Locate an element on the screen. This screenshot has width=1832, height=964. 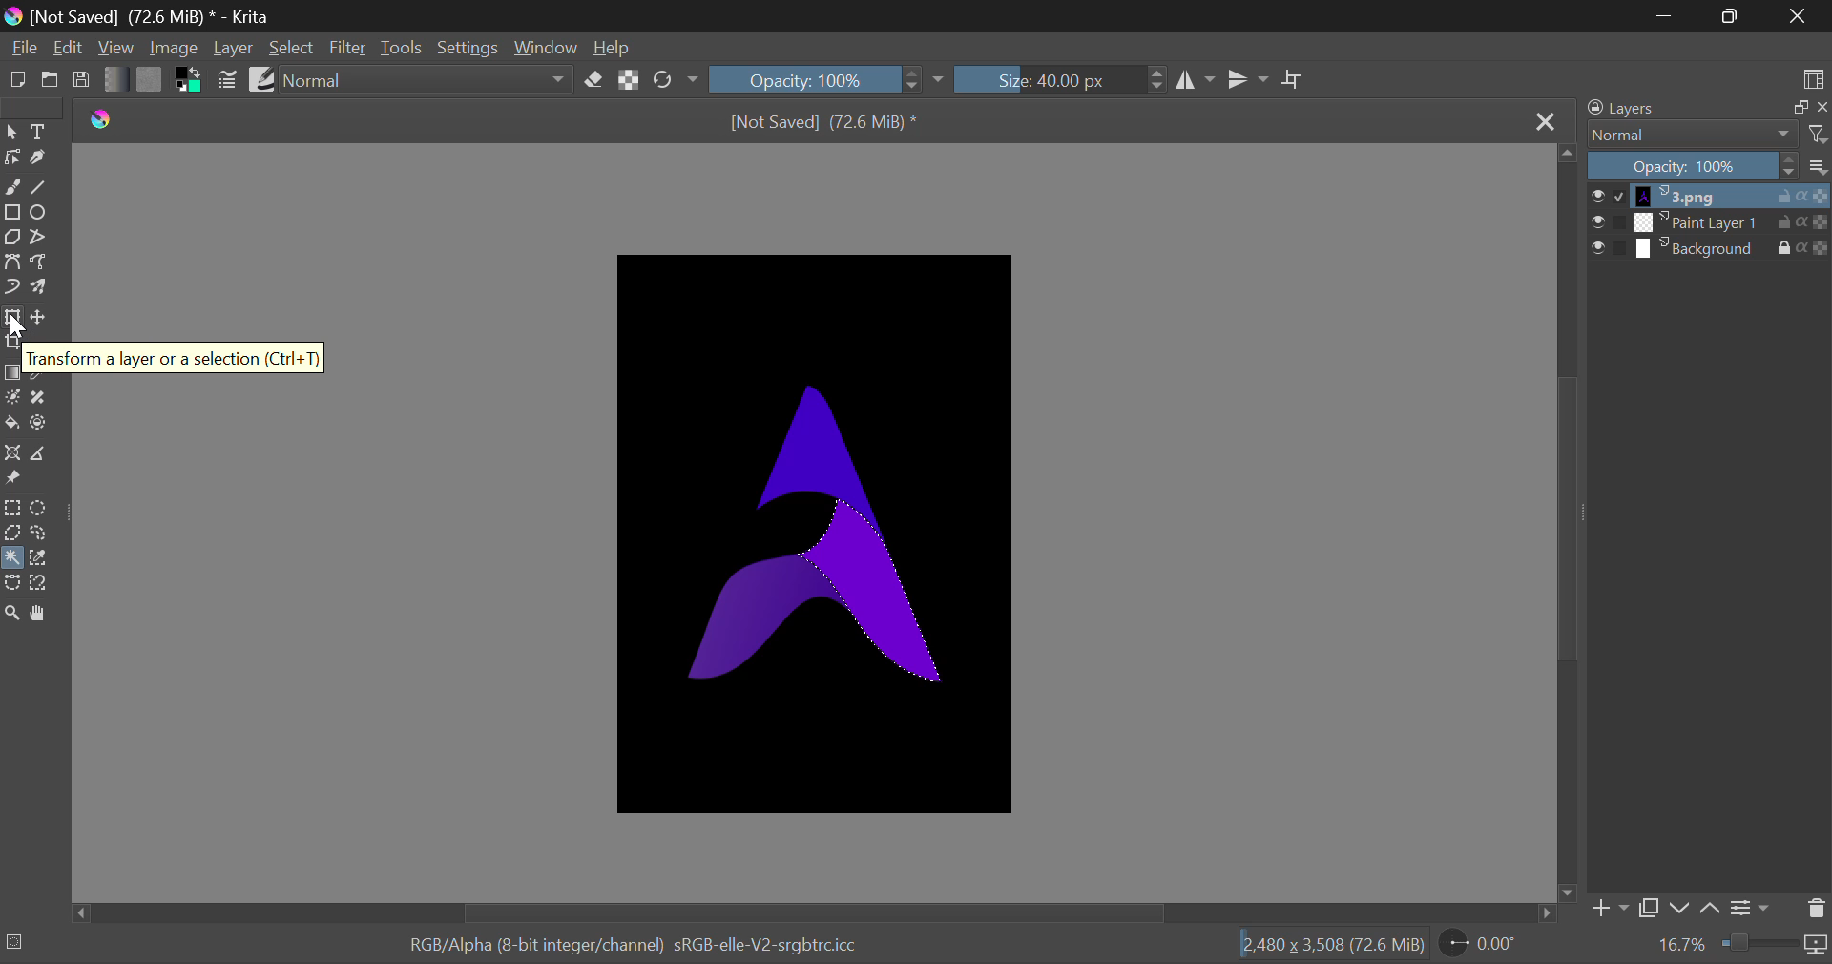
Save is located at coordinates (82, 79).